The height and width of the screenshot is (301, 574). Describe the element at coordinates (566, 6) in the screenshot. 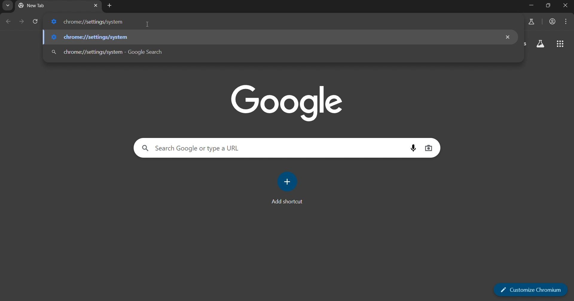

I see `Close` at that location.